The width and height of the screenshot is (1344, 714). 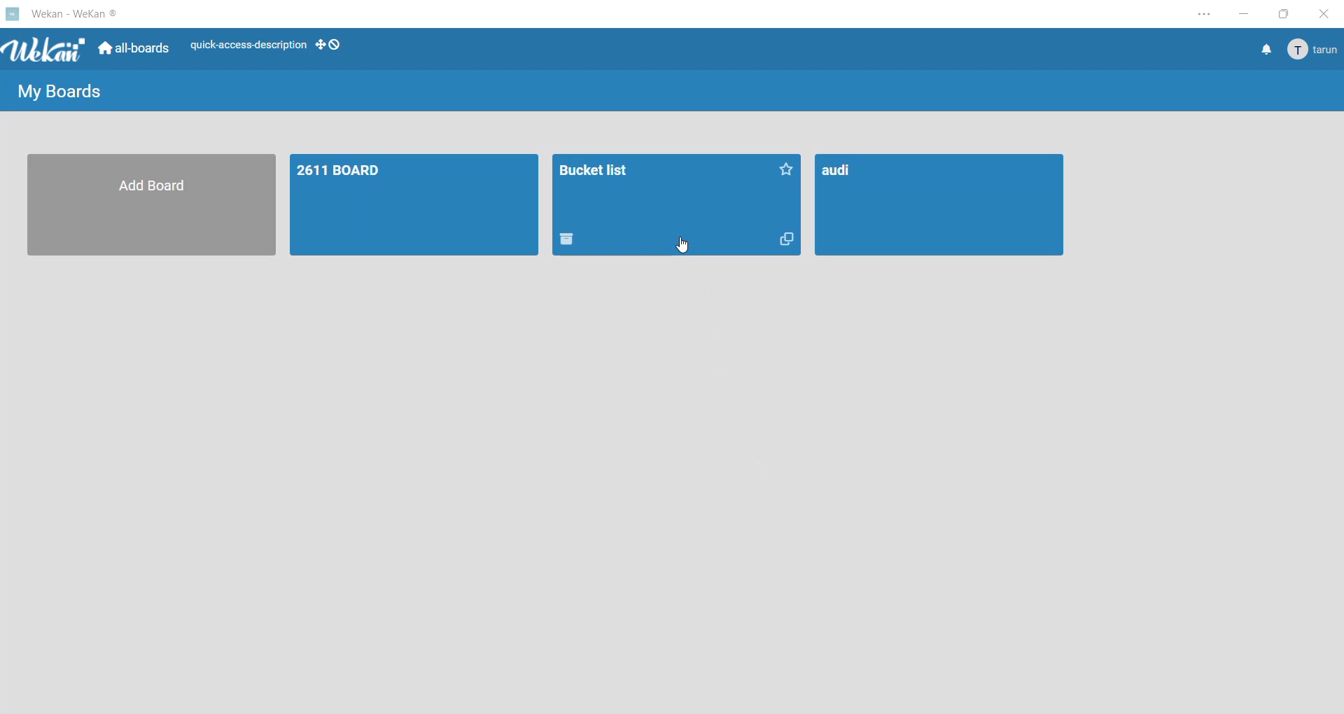 I want to click on Delete, so click(x=571, y=244).